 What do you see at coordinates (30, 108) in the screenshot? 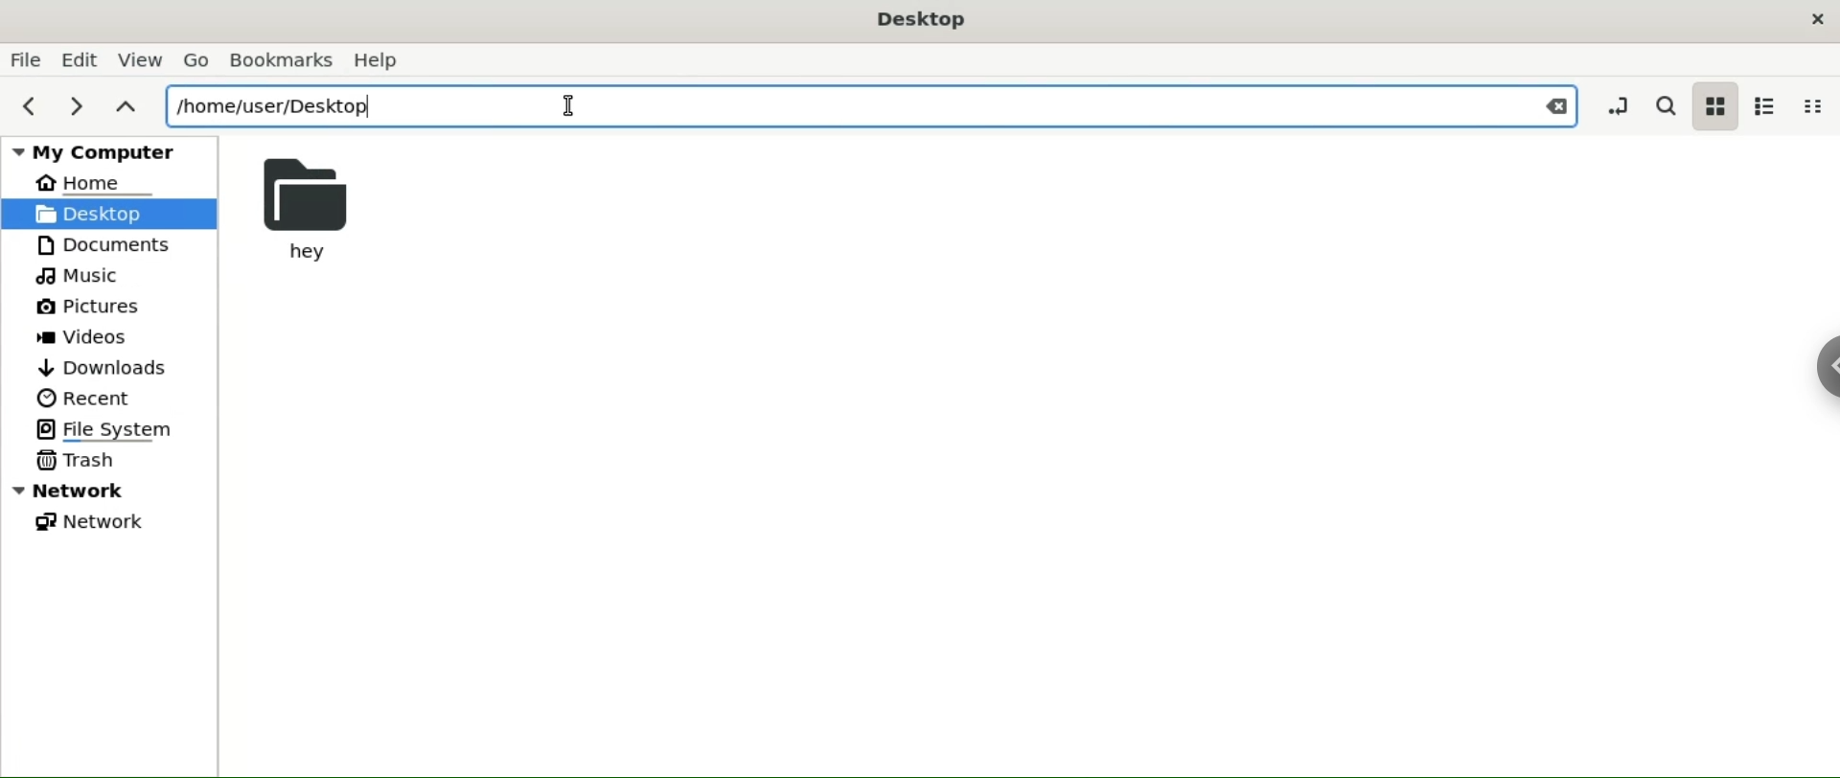
I see `previous` at bounding box center [30, 108].